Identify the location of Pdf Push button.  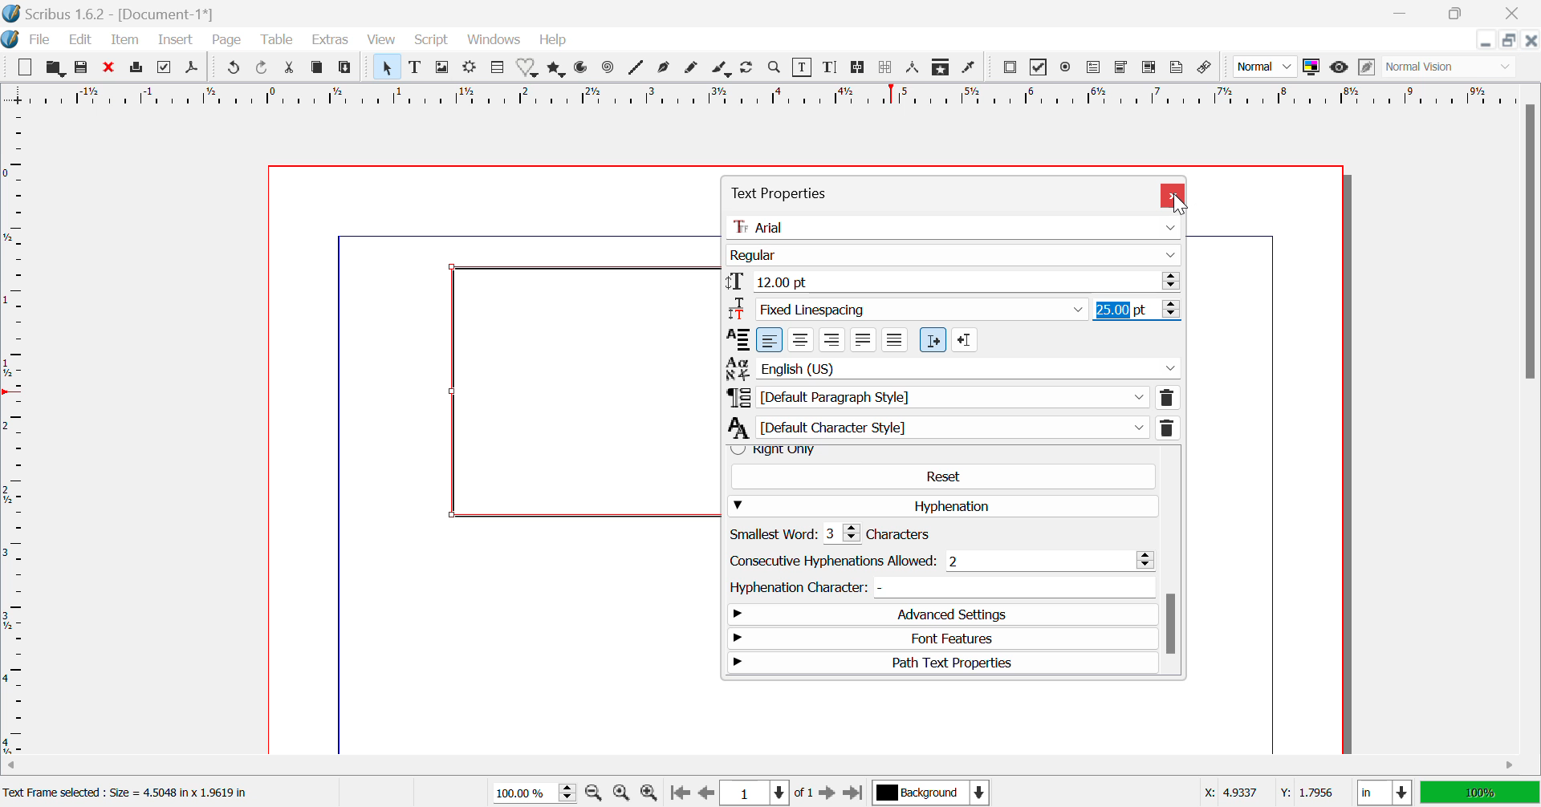
(1010, 69).